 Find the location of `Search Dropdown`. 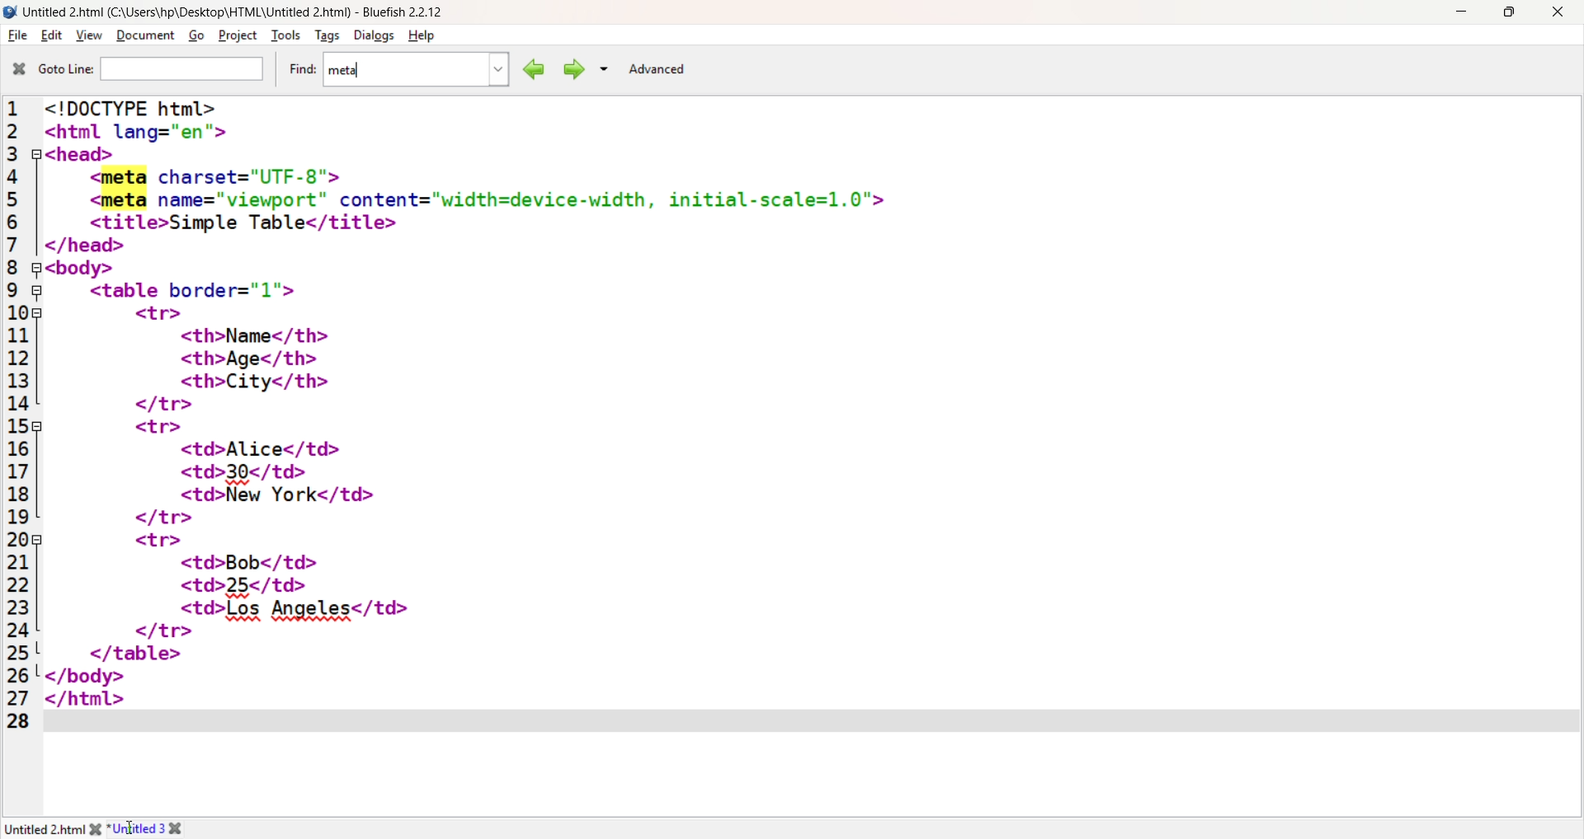

Search Dropdown is located at coordinates (604, 68).